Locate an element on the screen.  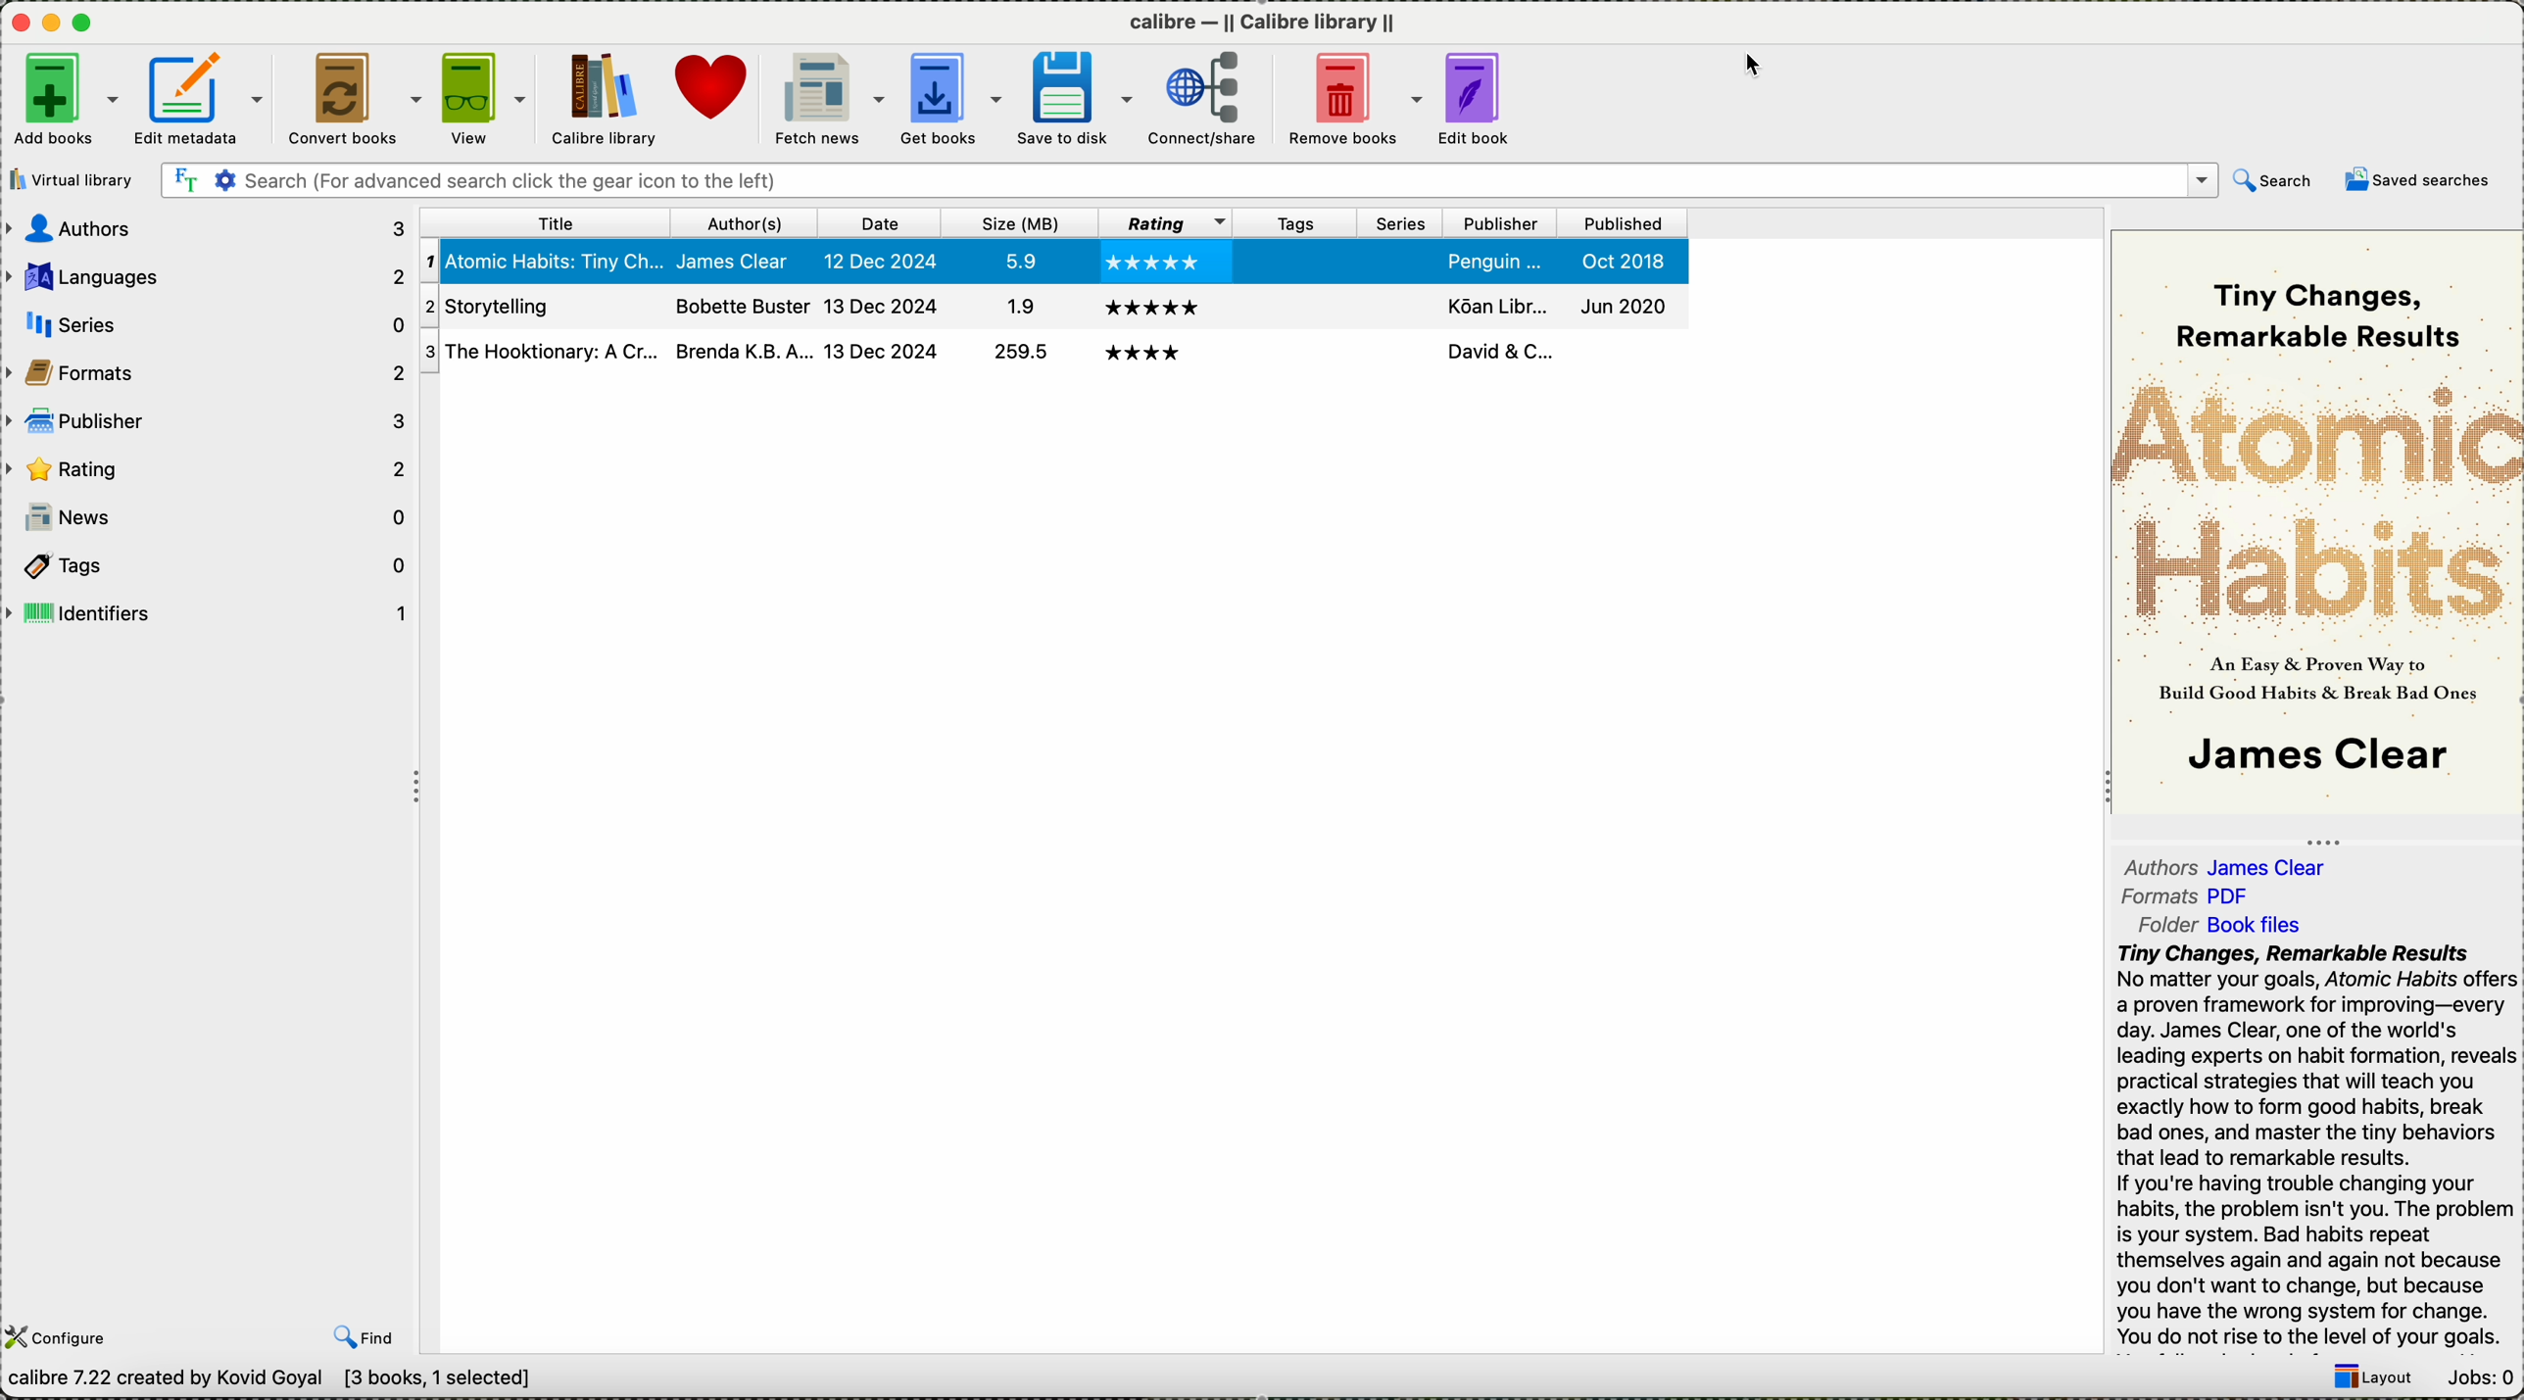
13 dec 2024 is located at coordinates (880, 351).